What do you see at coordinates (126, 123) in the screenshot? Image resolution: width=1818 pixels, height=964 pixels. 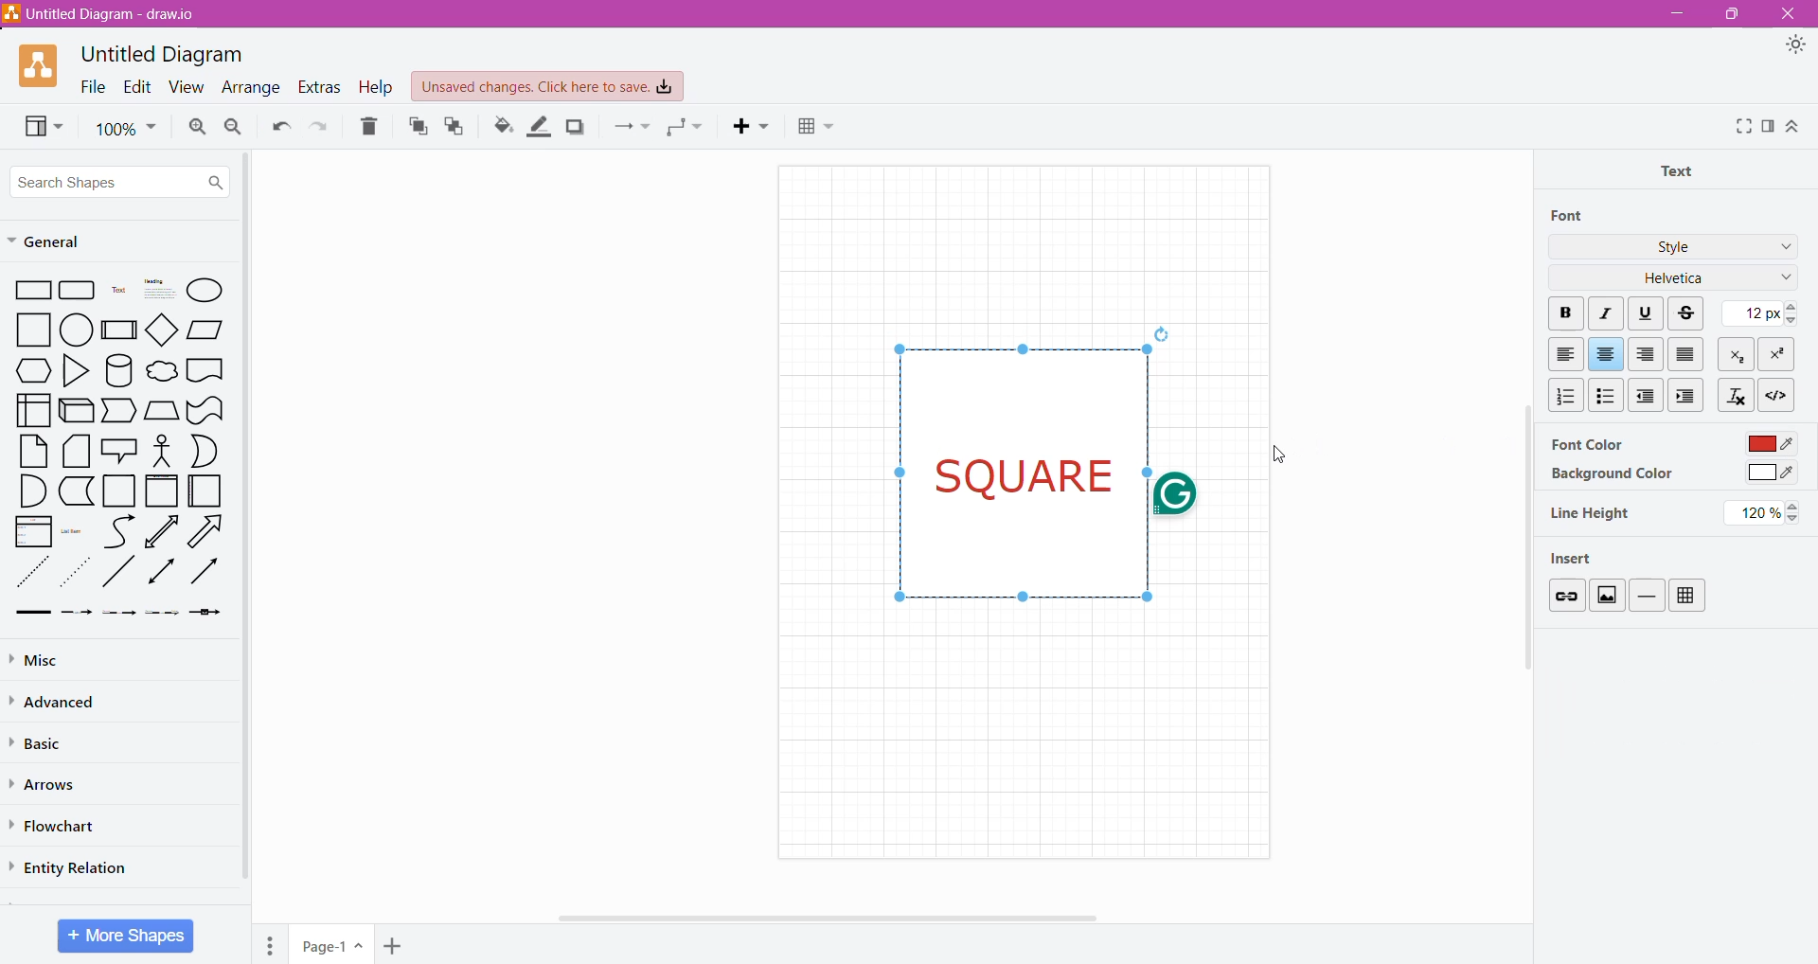 I see `Zoom` at bounding box center [126, 123].